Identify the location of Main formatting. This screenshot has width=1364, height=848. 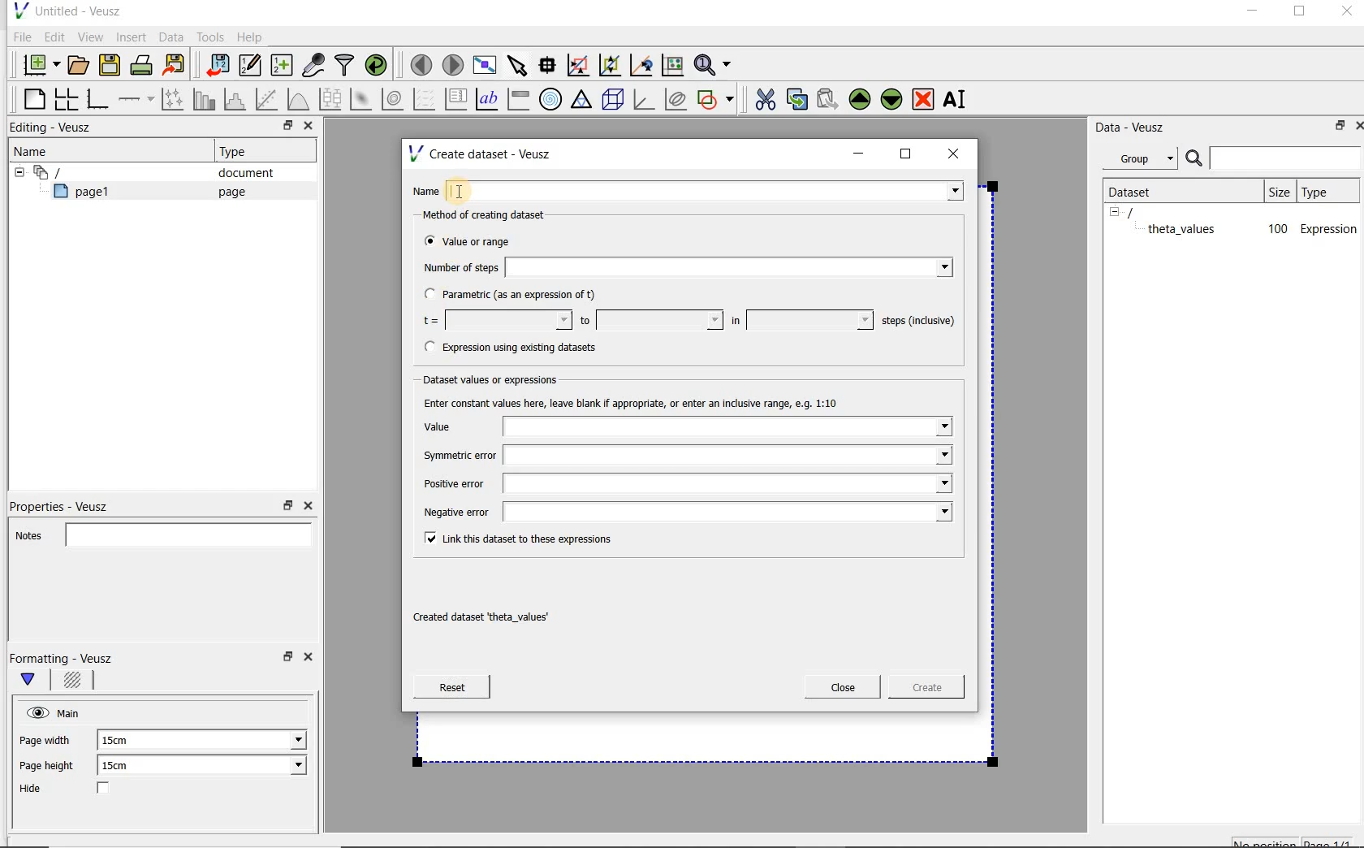
(35, 681).